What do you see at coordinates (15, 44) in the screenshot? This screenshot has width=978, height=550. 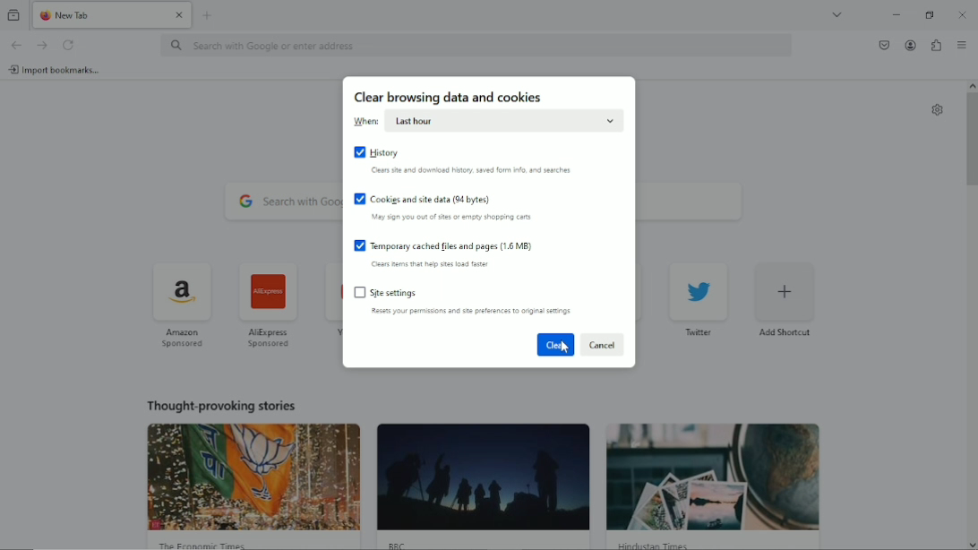 I see `go back` at bounding box center [15, 44].